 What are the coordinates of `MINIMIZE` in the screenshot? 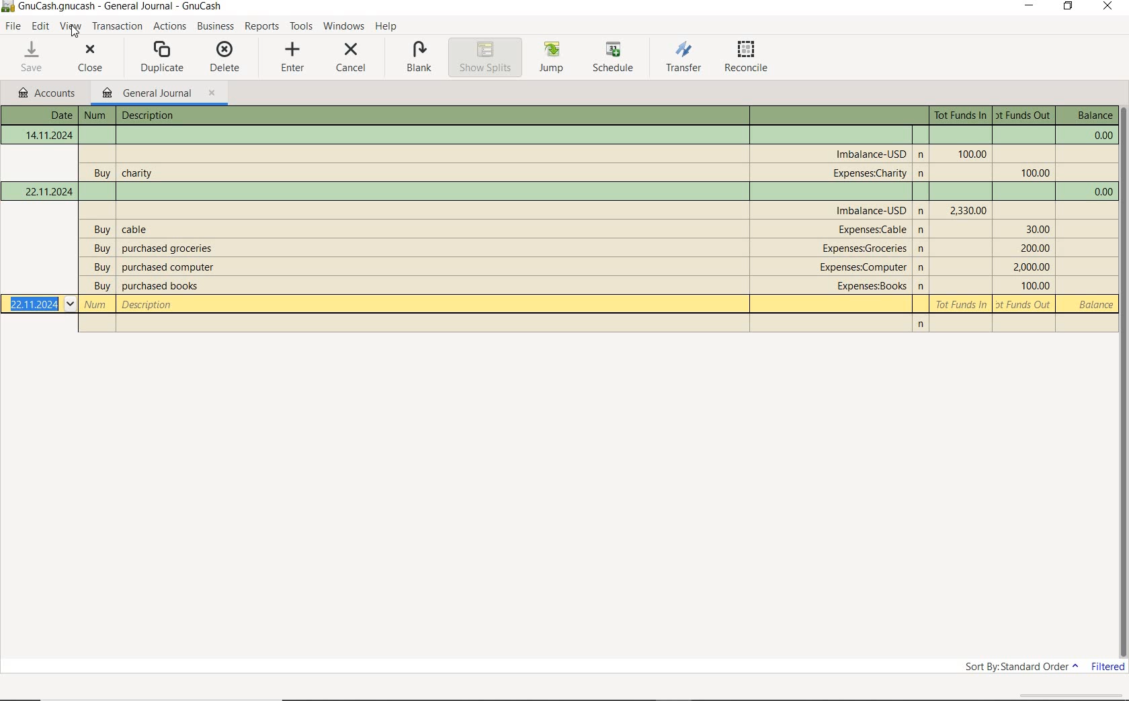 It's located at (1031, 8).